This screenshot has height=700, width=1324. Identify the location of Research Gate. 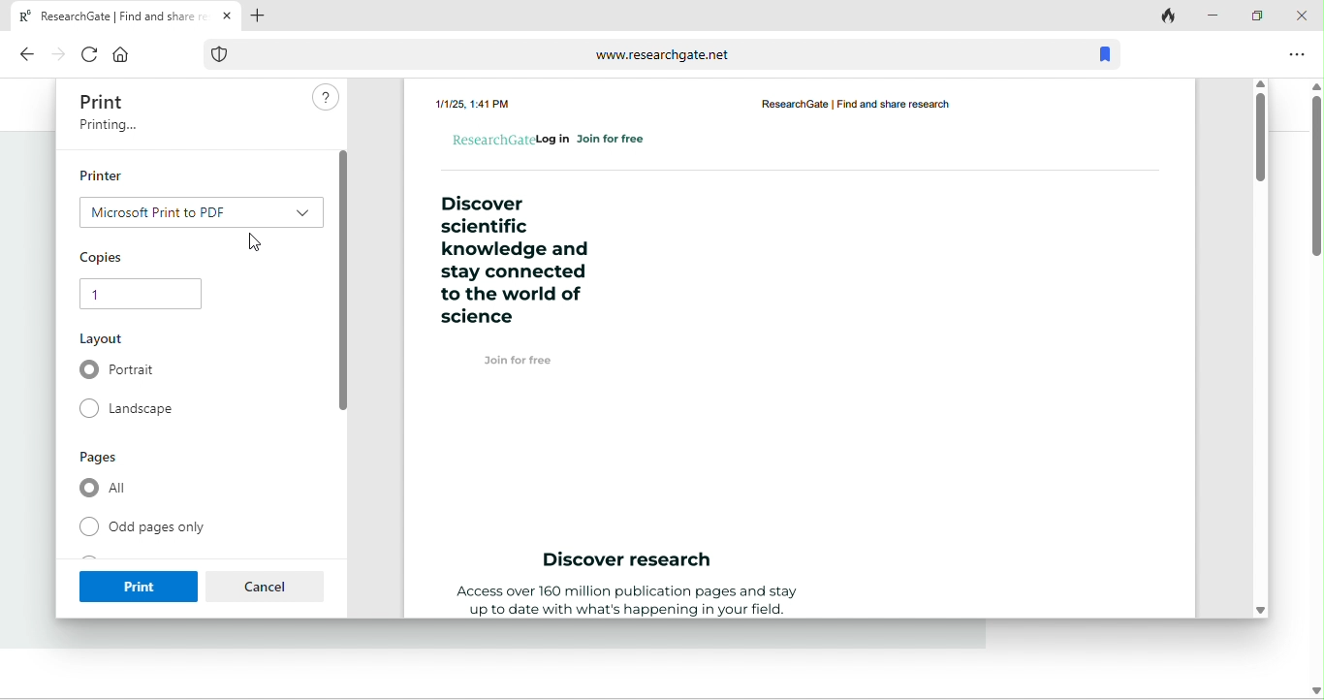
(491, 138).